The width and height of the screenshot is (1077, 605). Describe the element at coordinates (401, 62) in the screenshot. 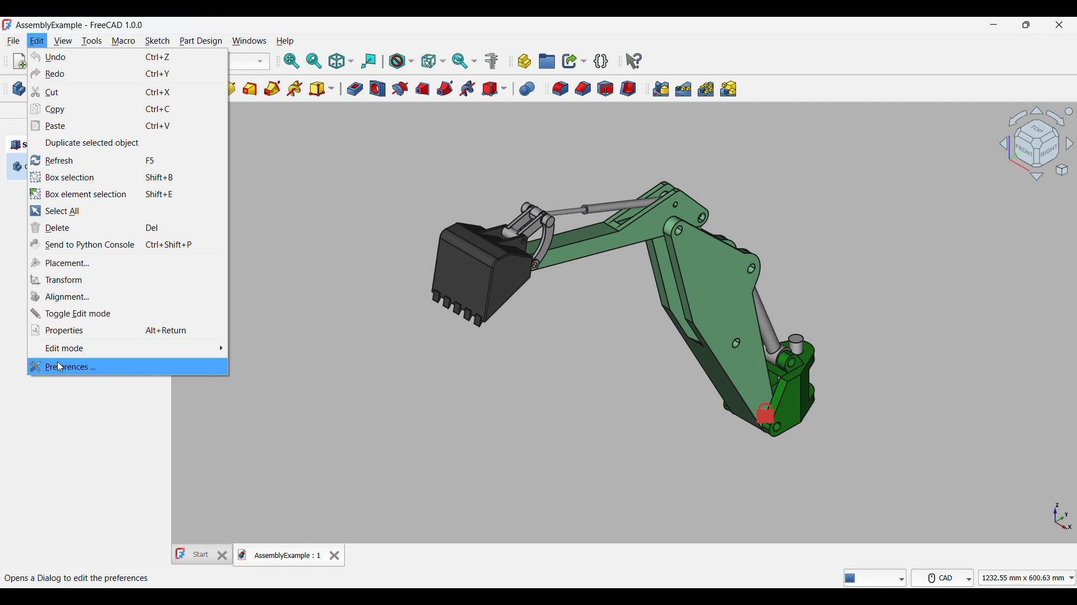

I see `Draw style` at that location.